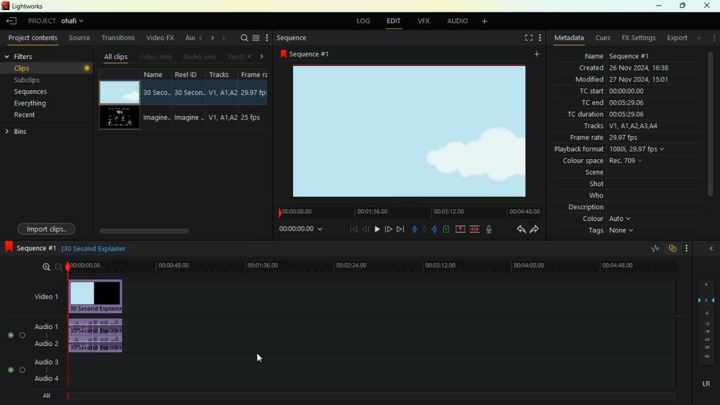 This screenshot has height=405, width=720. I want to click on tc end 00:05:29:06, so click(615, 102).